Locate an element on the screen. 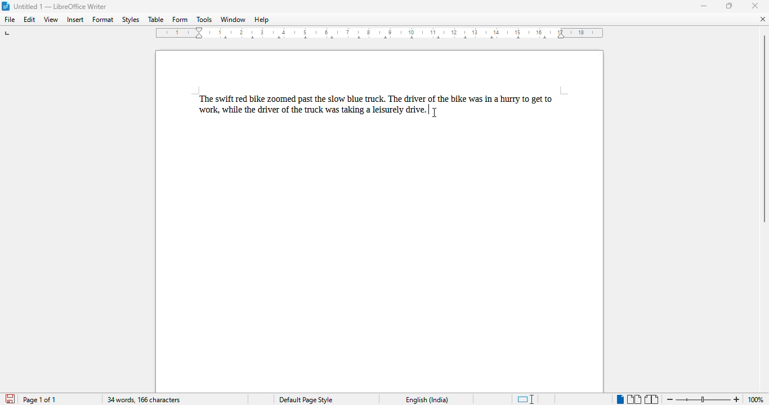 This screenshot has height=405, width=769. 34 words, 166 characters is located at coordinates (144, 400).